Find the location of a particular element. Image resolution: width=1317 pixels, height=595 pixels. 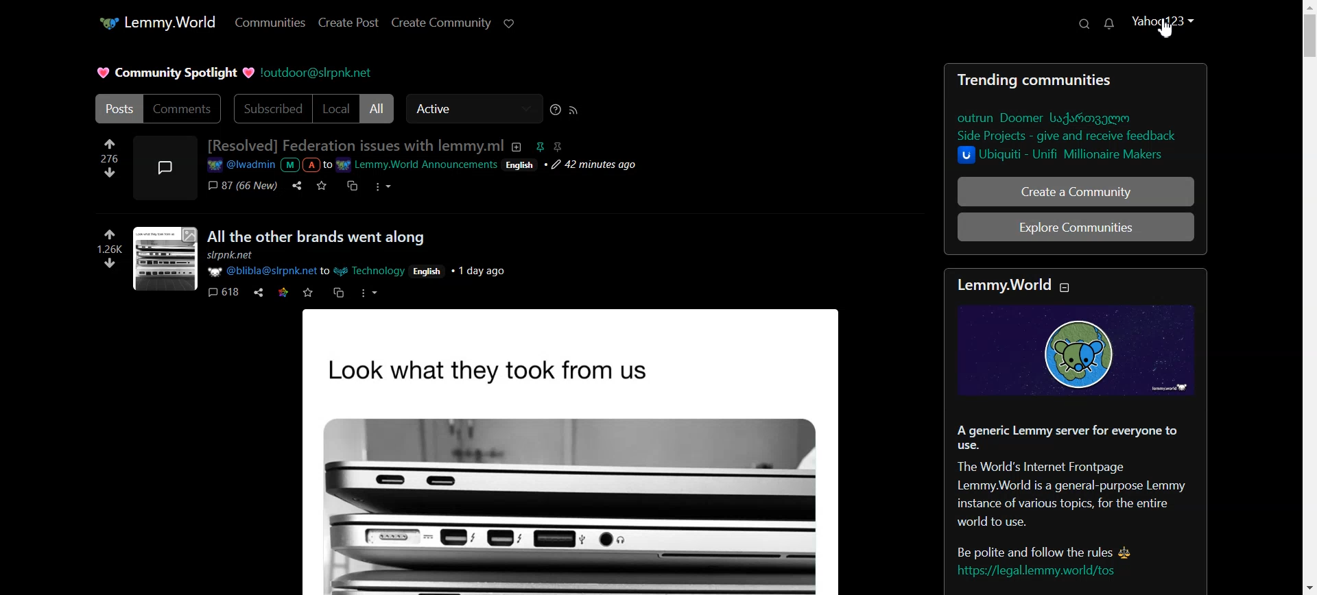

Sorting Help is located at coordinates (555, 110).